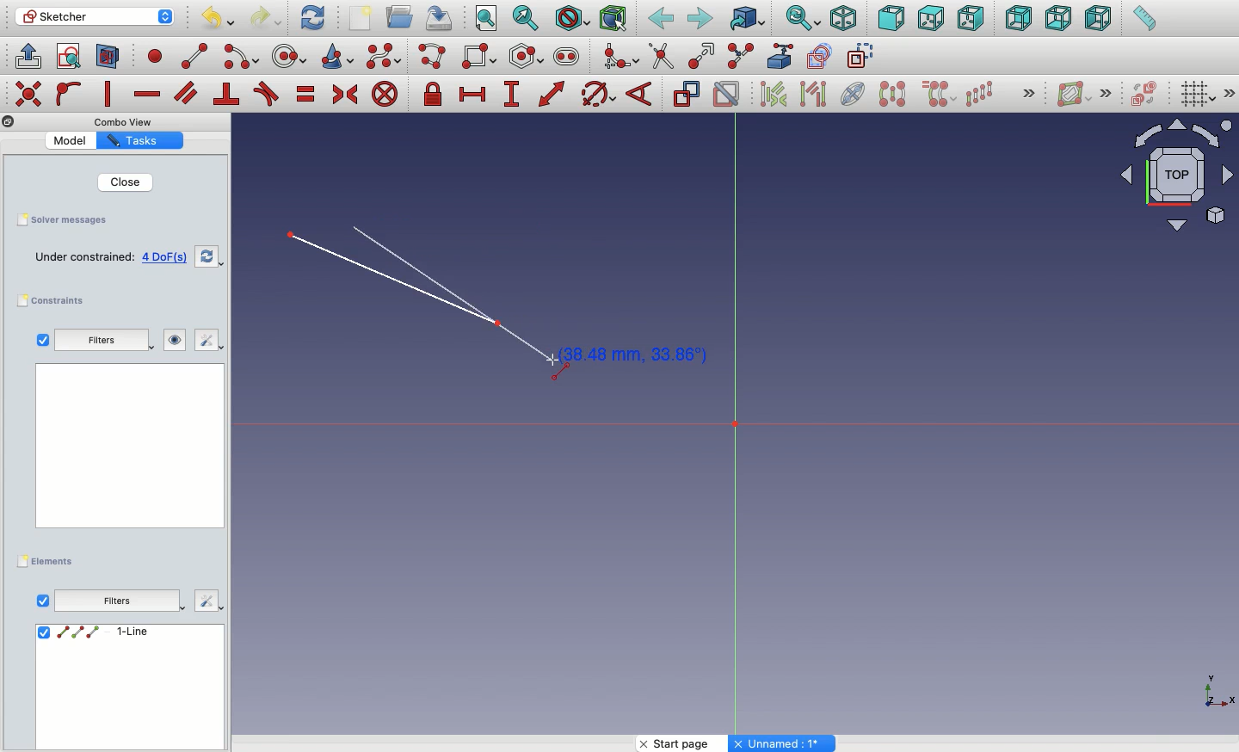  Describe the element at coordinates (1199, 96) in the screenshot. I see `Toggle grid` at that location.